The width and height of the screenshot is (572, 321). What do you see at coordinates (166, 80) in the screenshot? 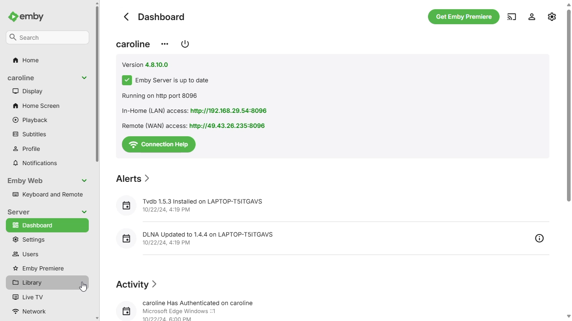
I see `Emby Server is up to date` at bounding box center [166, 80].